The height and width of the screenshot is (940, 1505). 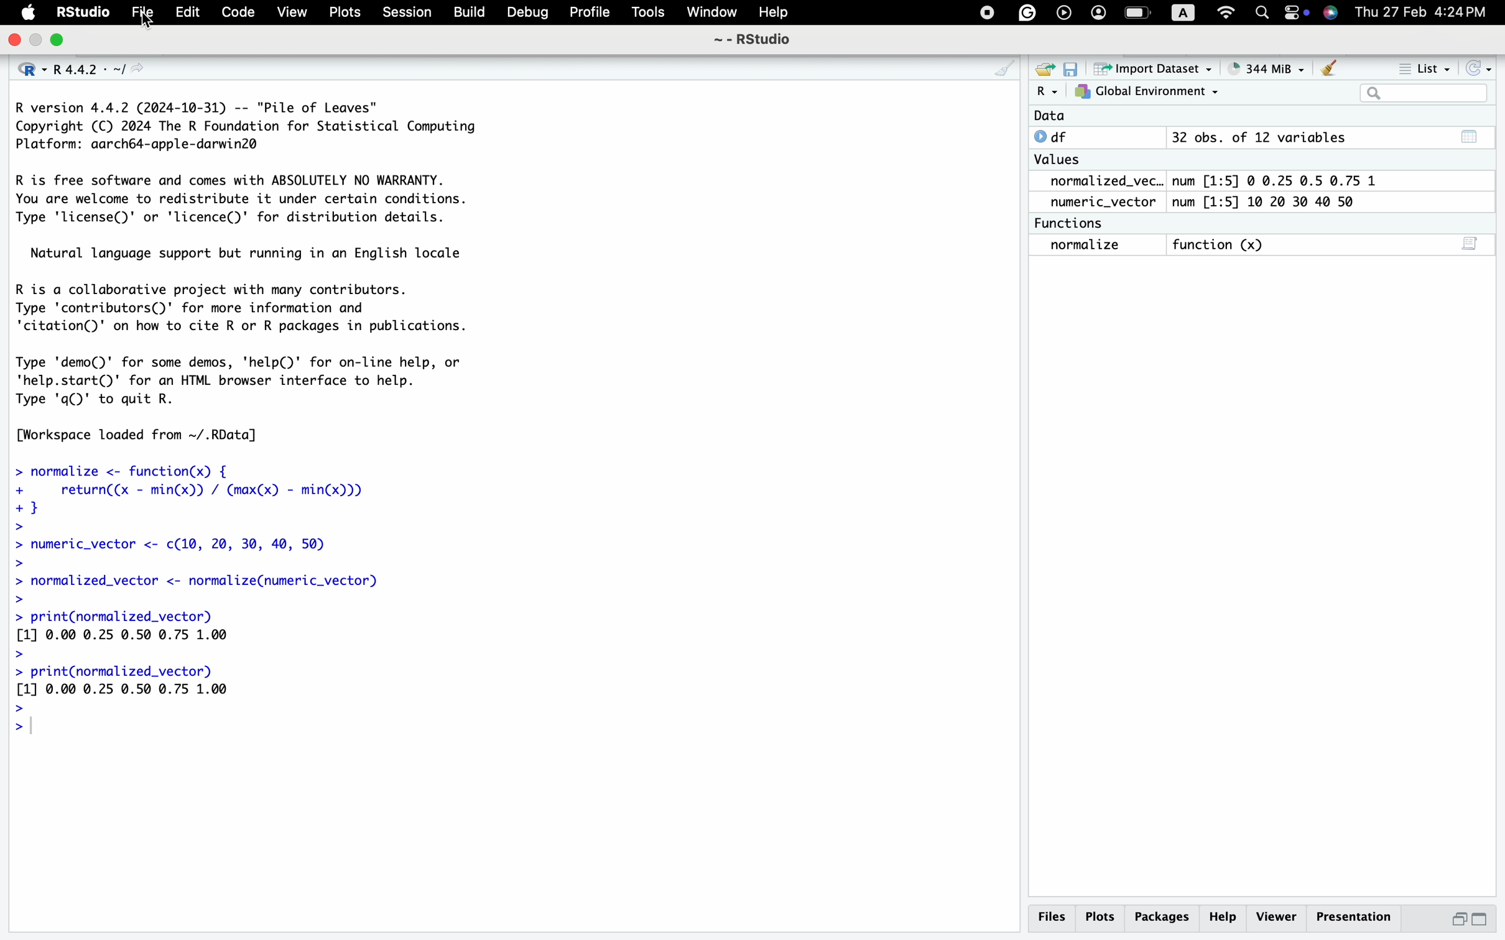 What do you see at coordinates (1357, 918) in the screenshot?
I see `Presentation` at bounding box center [1357, 918].